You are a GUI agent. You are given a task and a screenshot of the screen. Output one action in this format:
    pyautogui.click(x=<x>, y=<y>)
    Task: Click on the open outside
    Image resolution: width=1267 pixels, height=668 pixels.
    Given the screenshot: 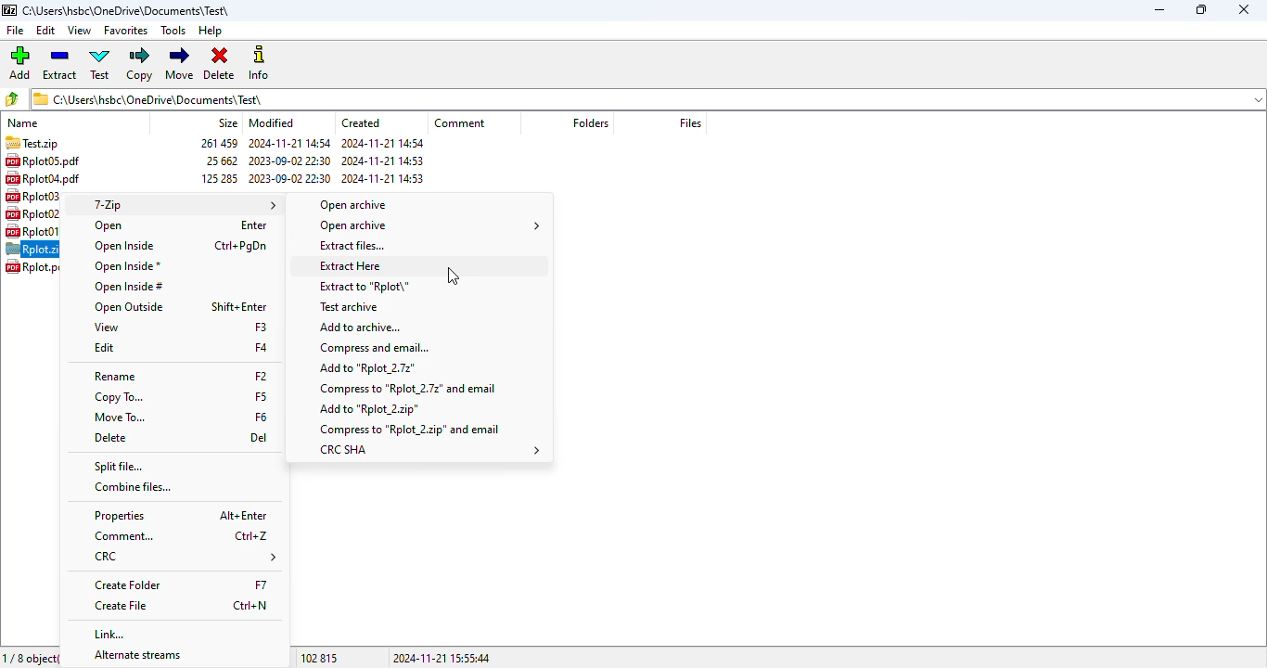 What is the action you would take?
    pyautogui.click(x=127, y=308)
    